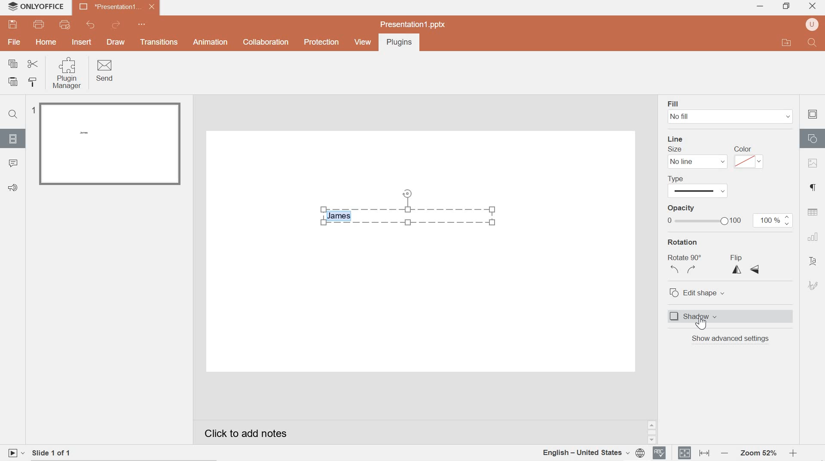 This screenshot has width=825, height=461. I want to click on paragraph settings, so click(814, 188).